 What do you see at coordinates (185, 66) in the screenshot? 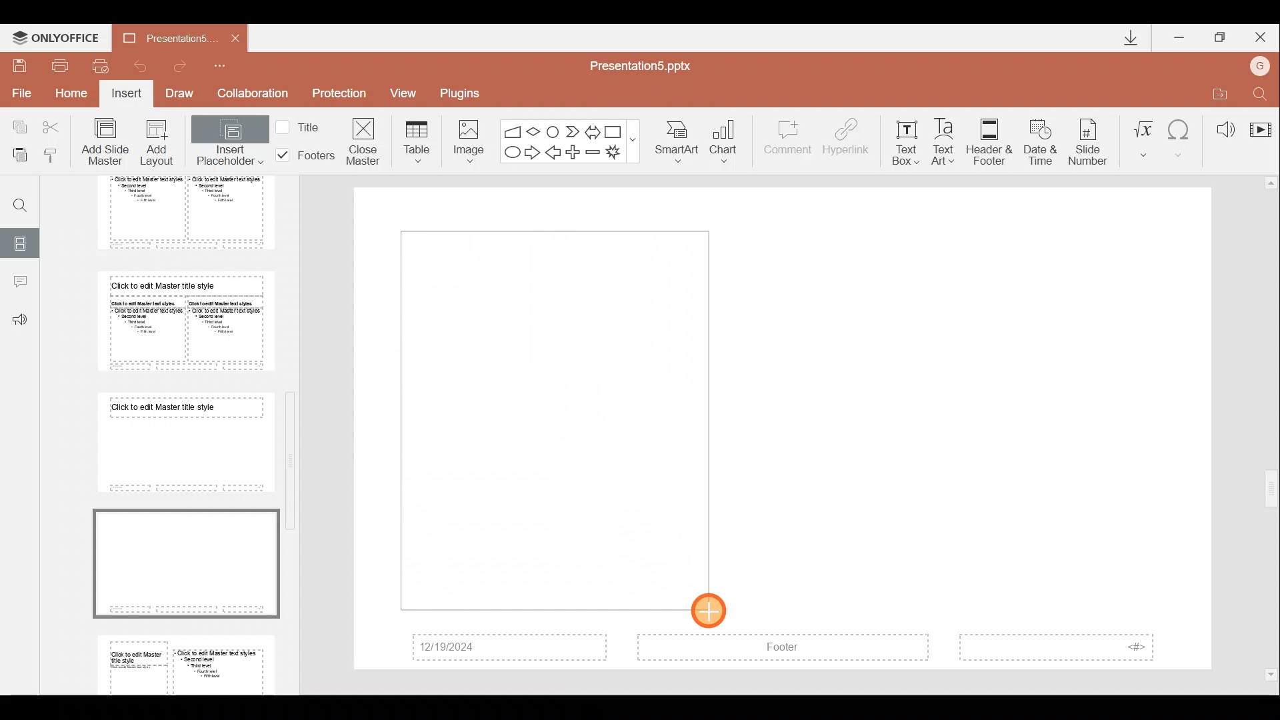
I see `Redo` at bounding box center [185, 66].